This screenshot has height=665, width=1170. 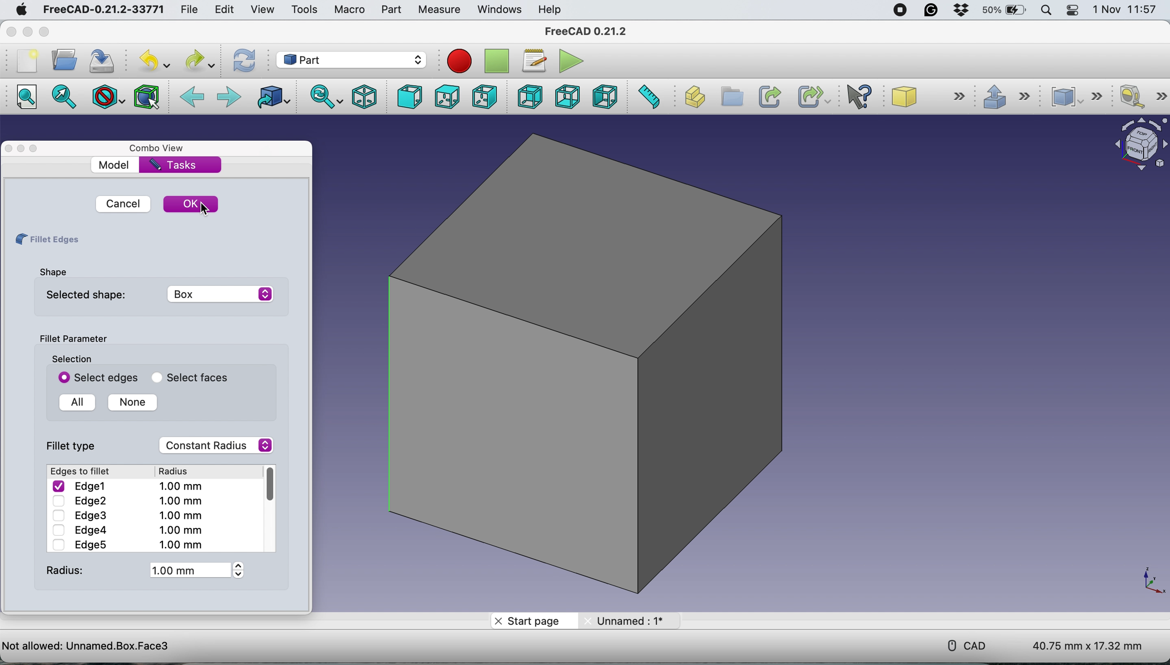 What do you see at coordinates (159, 148) in the screenshot?
I see `Combo View` at bounding box center [159, 148].